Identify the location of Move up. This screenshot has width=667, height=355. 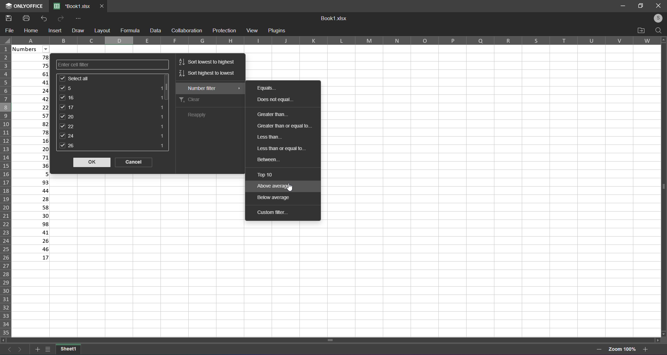
(663, 40).